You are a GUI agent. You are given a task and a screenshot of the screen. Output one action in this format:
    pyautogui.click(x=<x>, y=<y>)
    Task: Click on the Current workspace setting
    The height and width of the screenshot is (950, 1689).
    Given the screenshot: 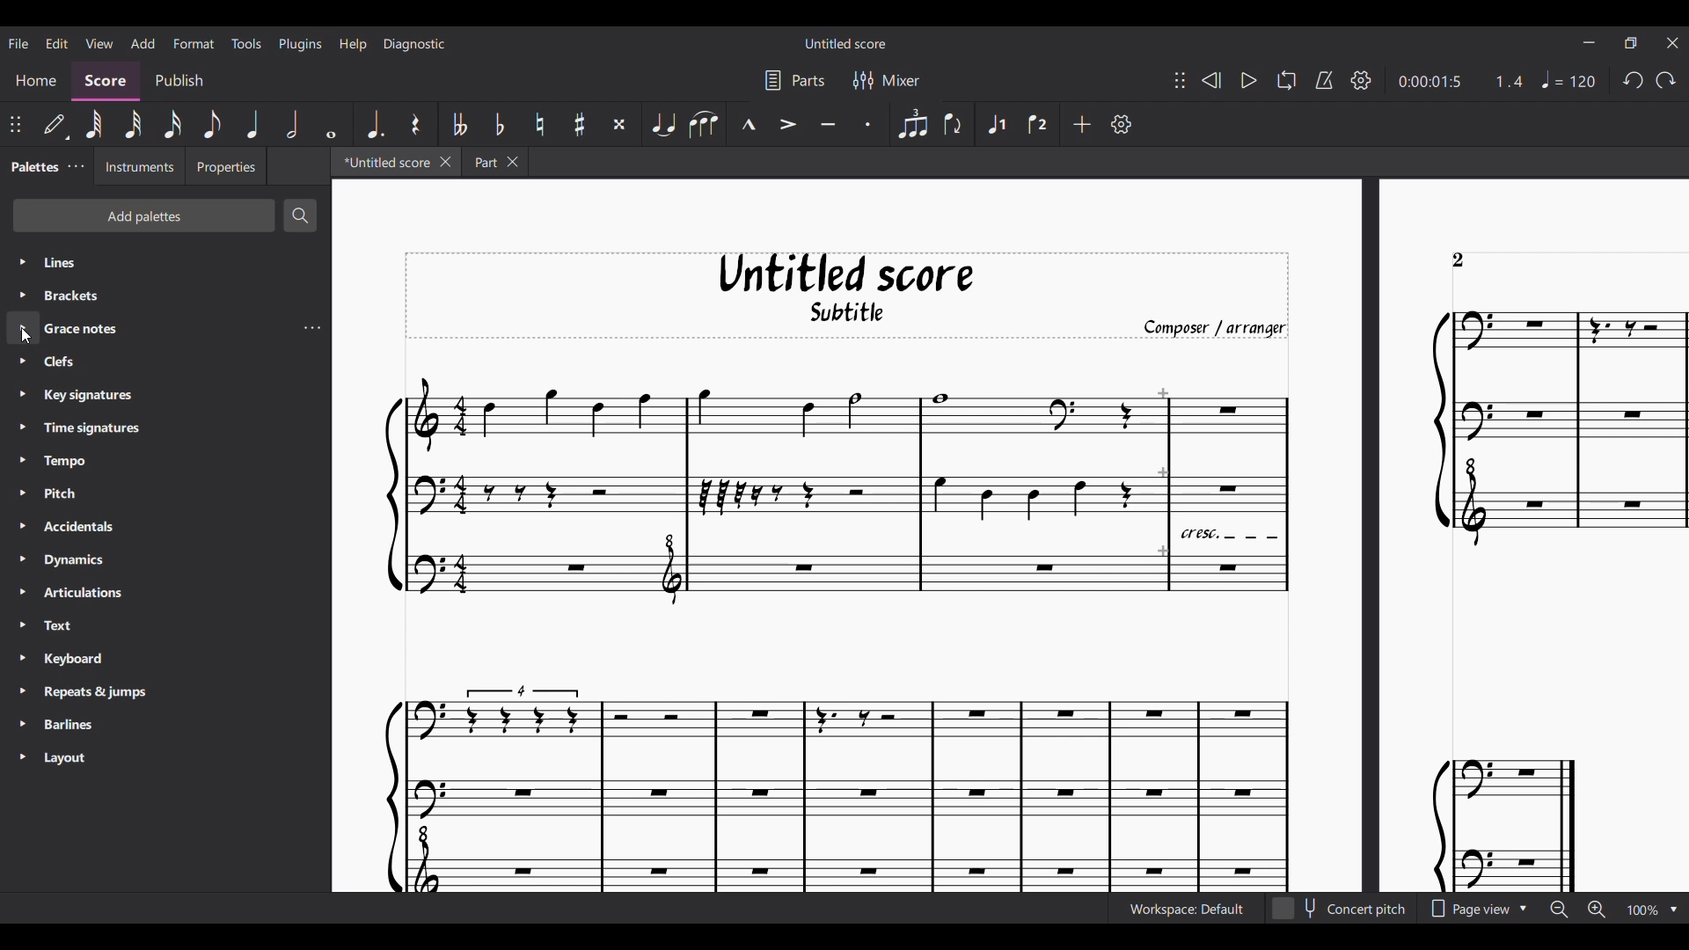 What is the action you would take?
    pyautogui.click(x=1186, y=909)
    